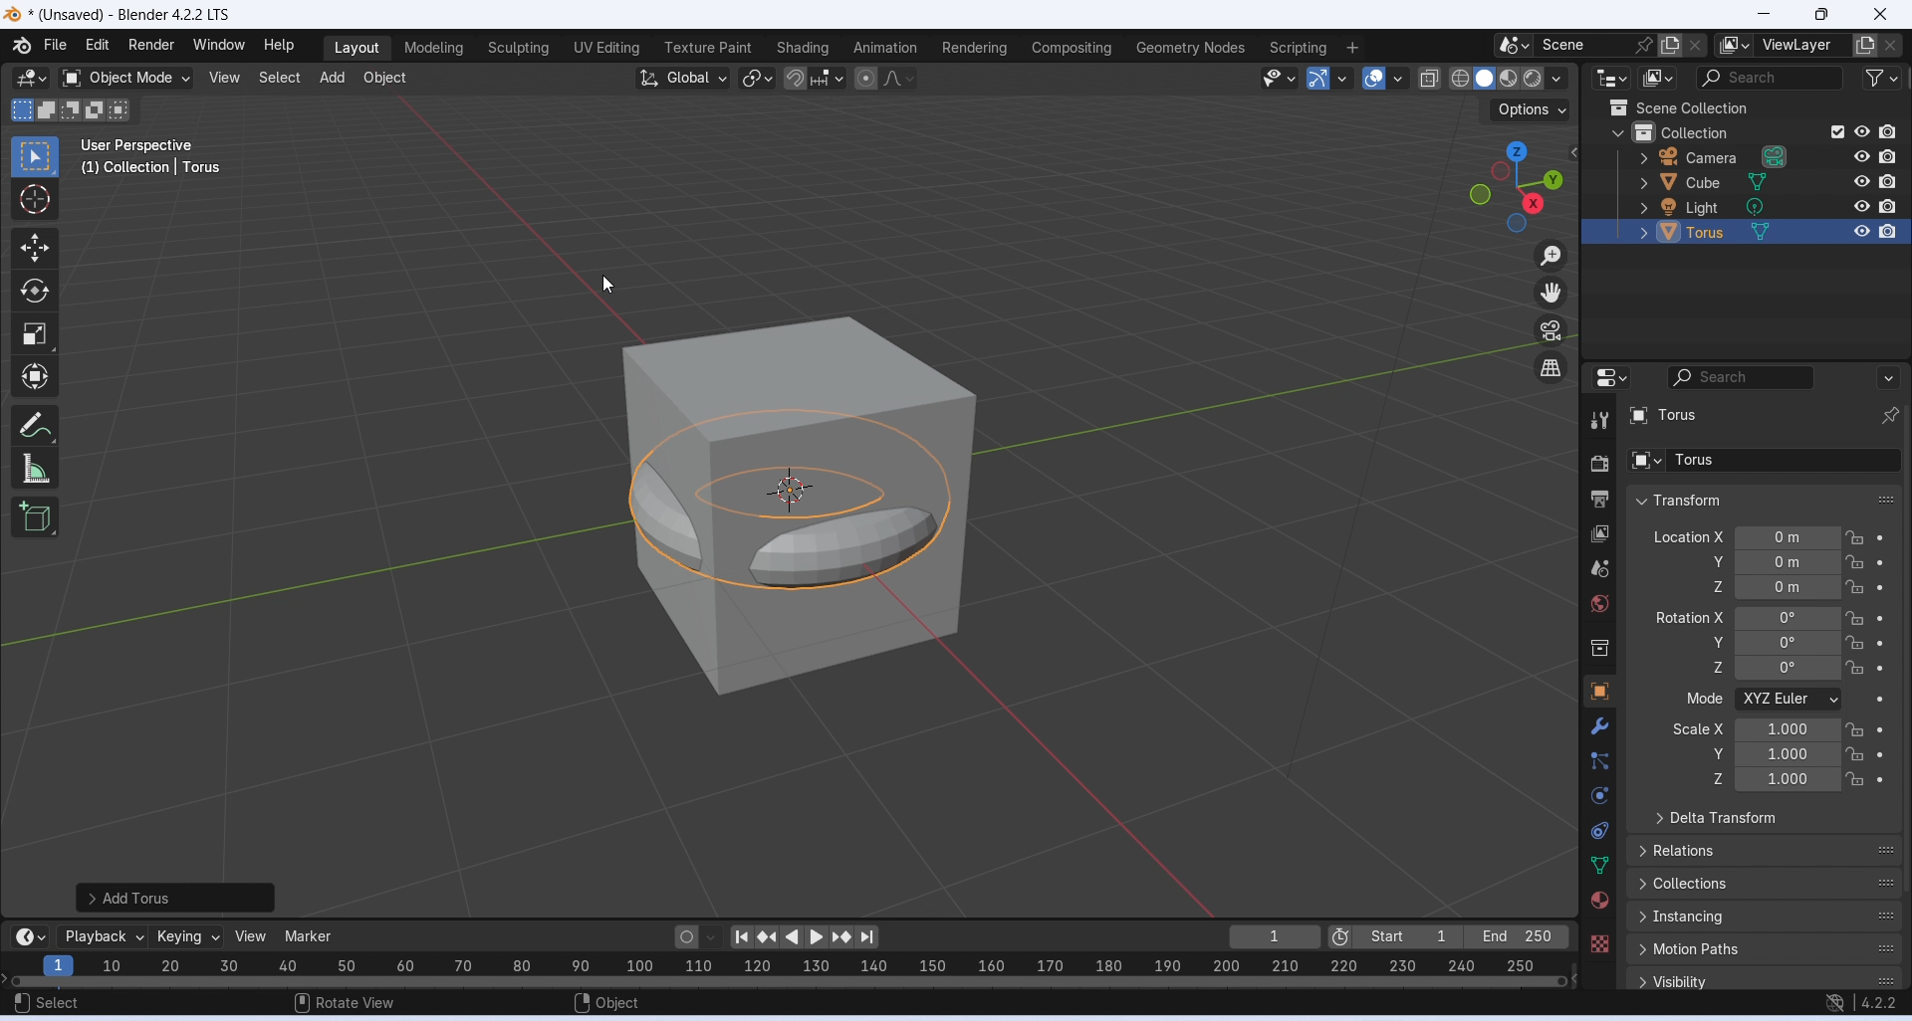 This screenshot has width=1912, height=1021. Describe the element at coordinates (1894, 45) in the screenshot. I see `close layer` at that location.